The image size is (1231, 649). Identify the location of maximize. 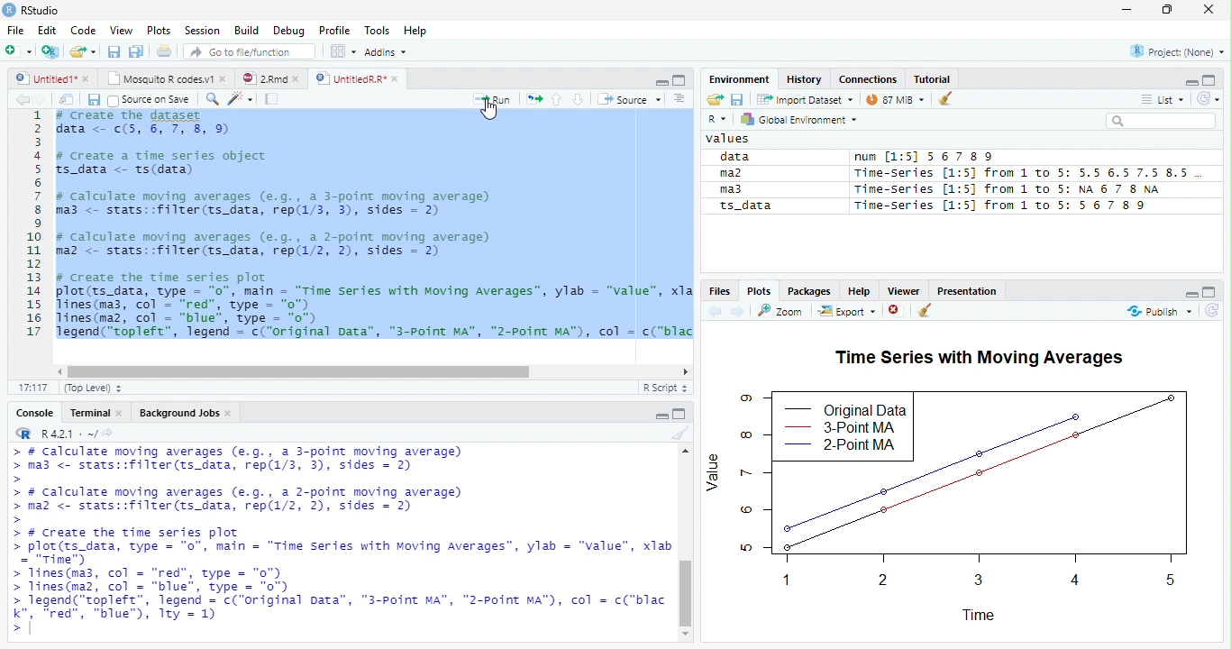
(1209, 79).